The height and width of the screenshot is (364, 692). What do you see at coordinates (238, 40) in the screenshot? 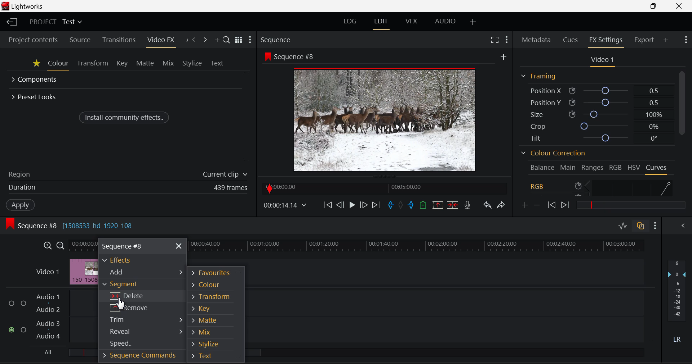
I see `Toggle between list and title view` at bounding box center [238, 40].